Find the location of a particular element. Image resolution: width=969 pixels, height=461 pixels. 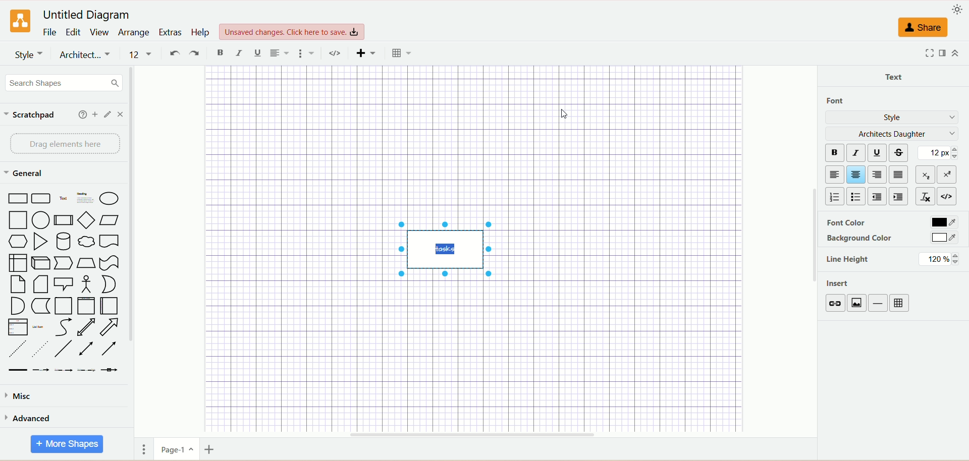

Thought Bubble is located at coordinates (87, 243).